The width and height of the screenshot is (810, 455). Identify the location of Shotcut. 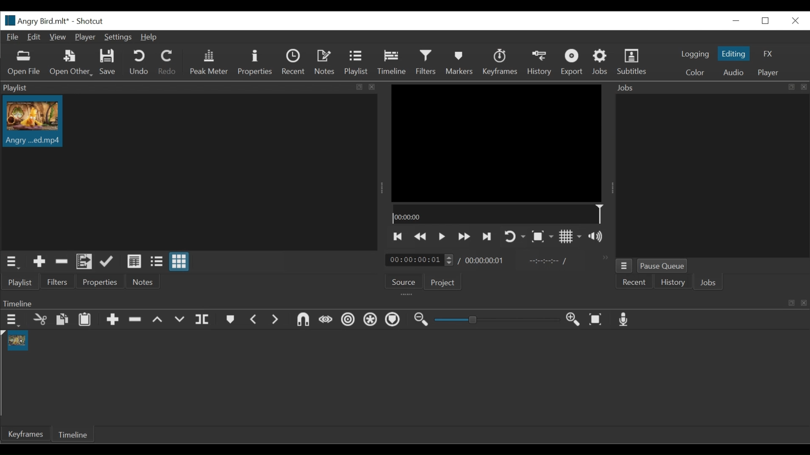
(92, 22).